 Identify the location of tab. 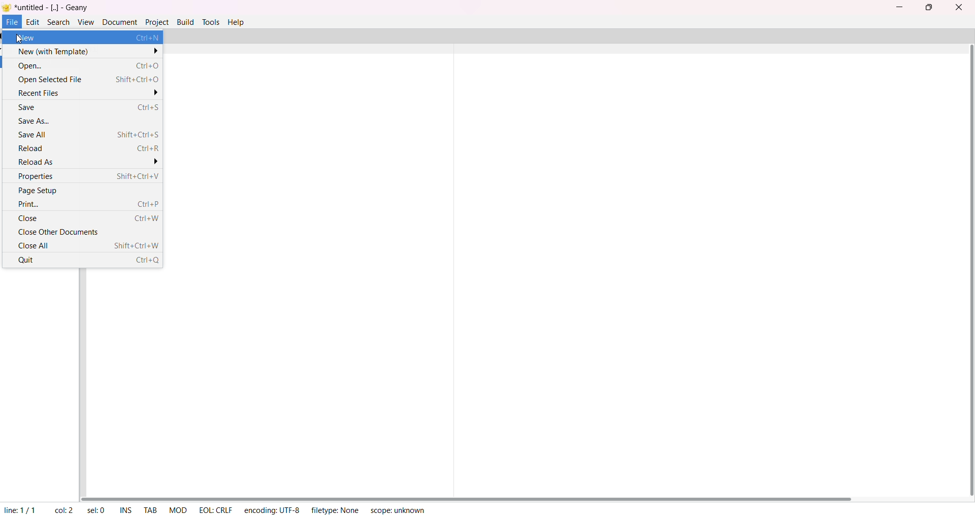
(151, 511).